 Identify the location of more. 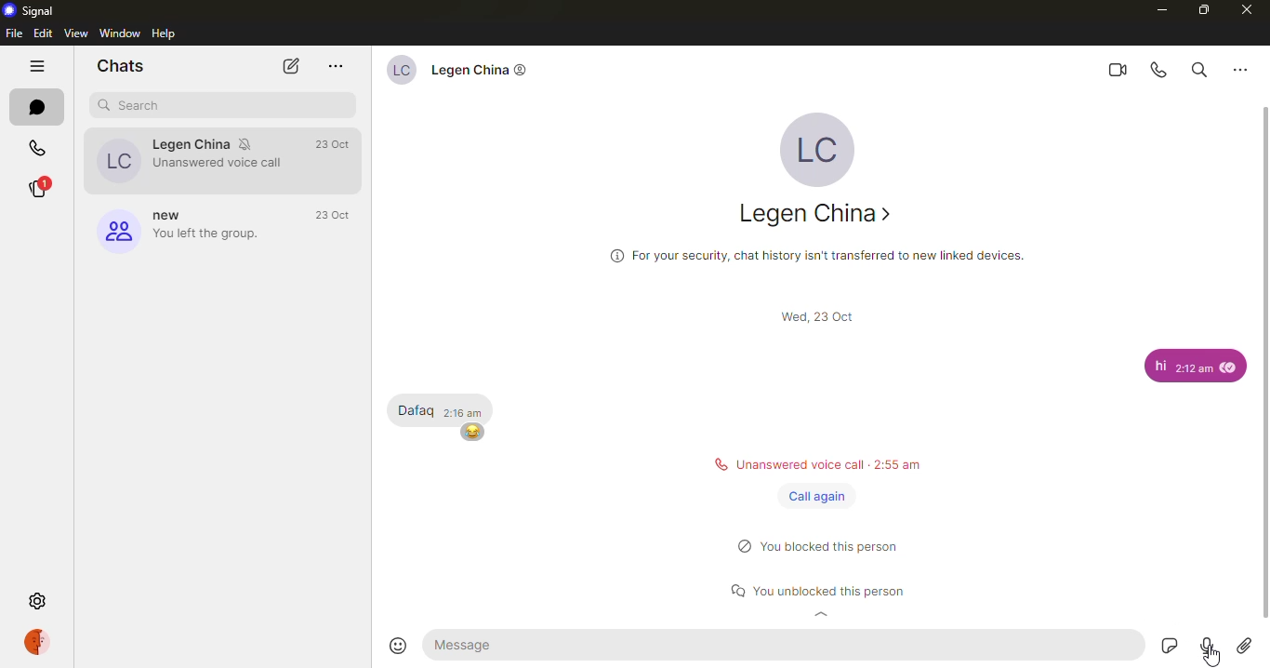
(1241, 66).